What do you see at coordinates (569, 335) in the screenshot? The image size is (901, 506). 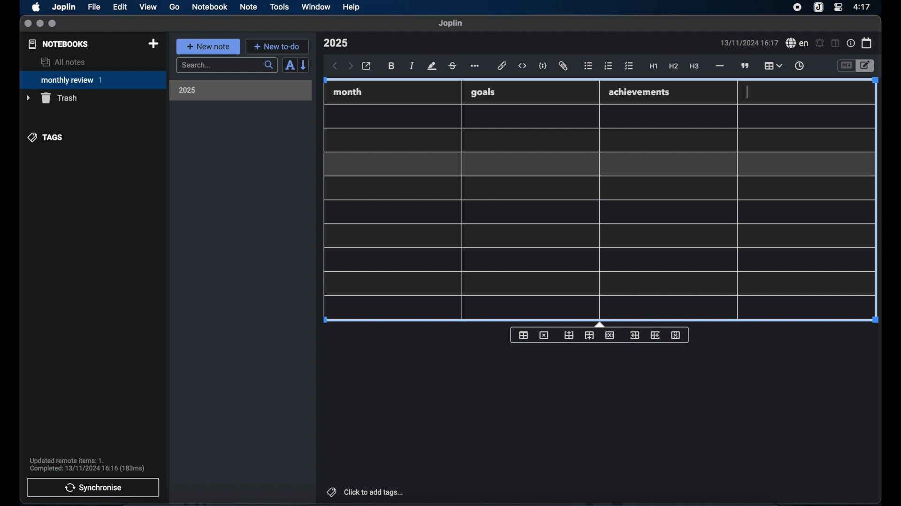 I see `insert row before` at bounding box center [569, 335].